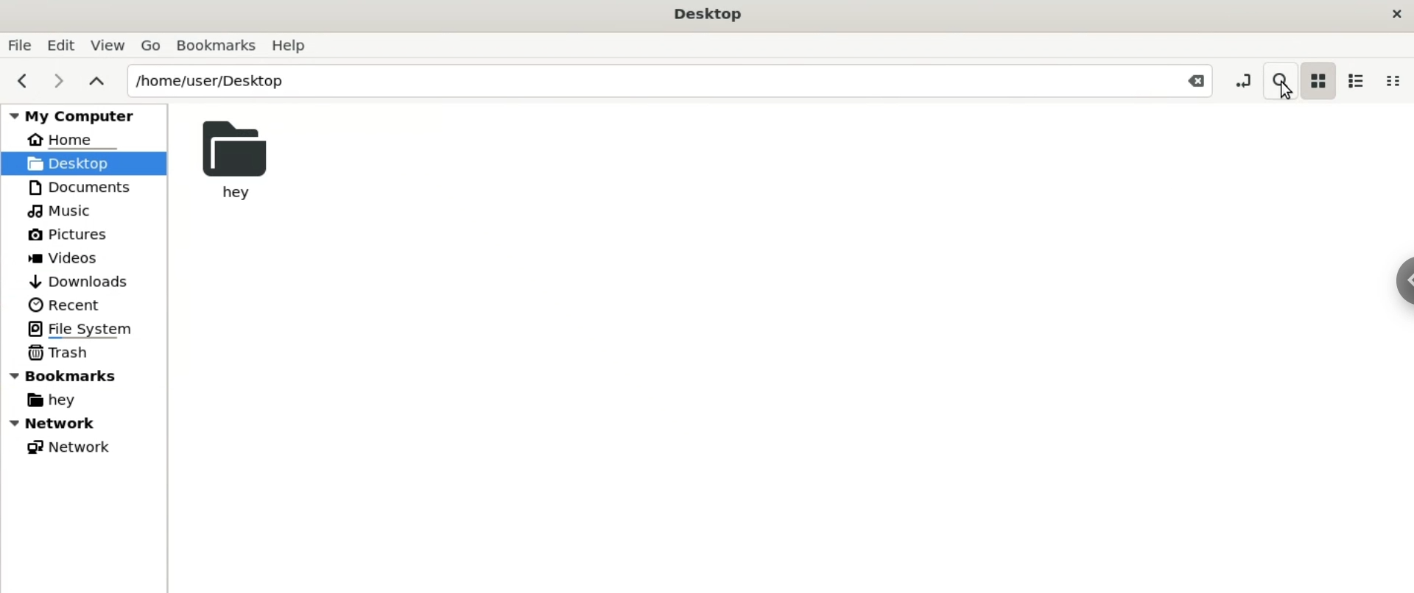 Image resolution: width=1414 pixels, height=593 pixels. Describe the element at coordinates (292, 44) in the screenshot. I see `Help` at that location.